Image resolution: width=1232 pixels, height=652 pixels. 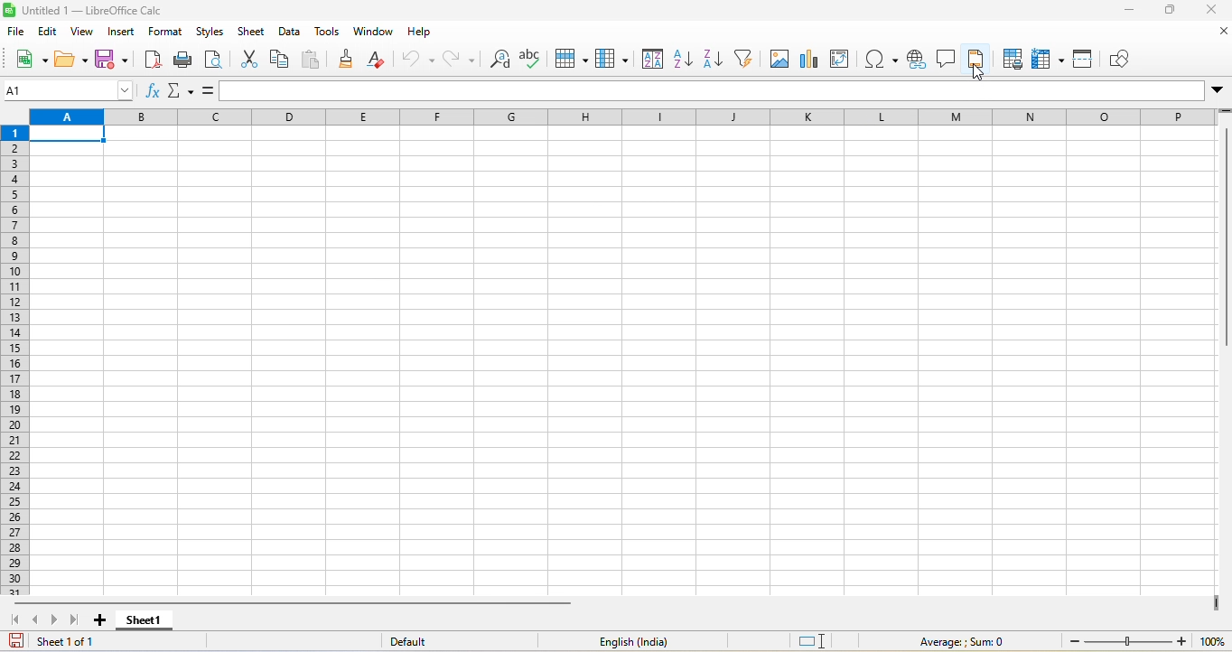 I want to click on find and replace, so click(x=497, y=61).